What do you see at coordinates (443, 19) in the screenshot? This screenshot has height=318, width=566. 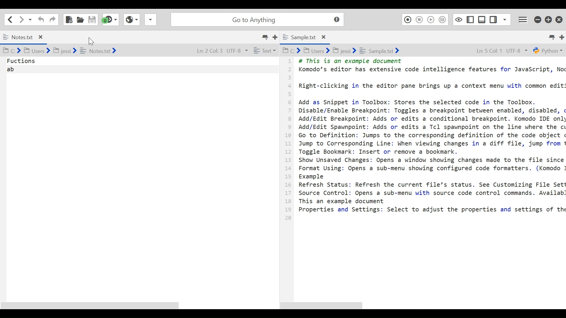 I see `Save Macro to Toolbox as Superscript` at bounding box center [443, 19].